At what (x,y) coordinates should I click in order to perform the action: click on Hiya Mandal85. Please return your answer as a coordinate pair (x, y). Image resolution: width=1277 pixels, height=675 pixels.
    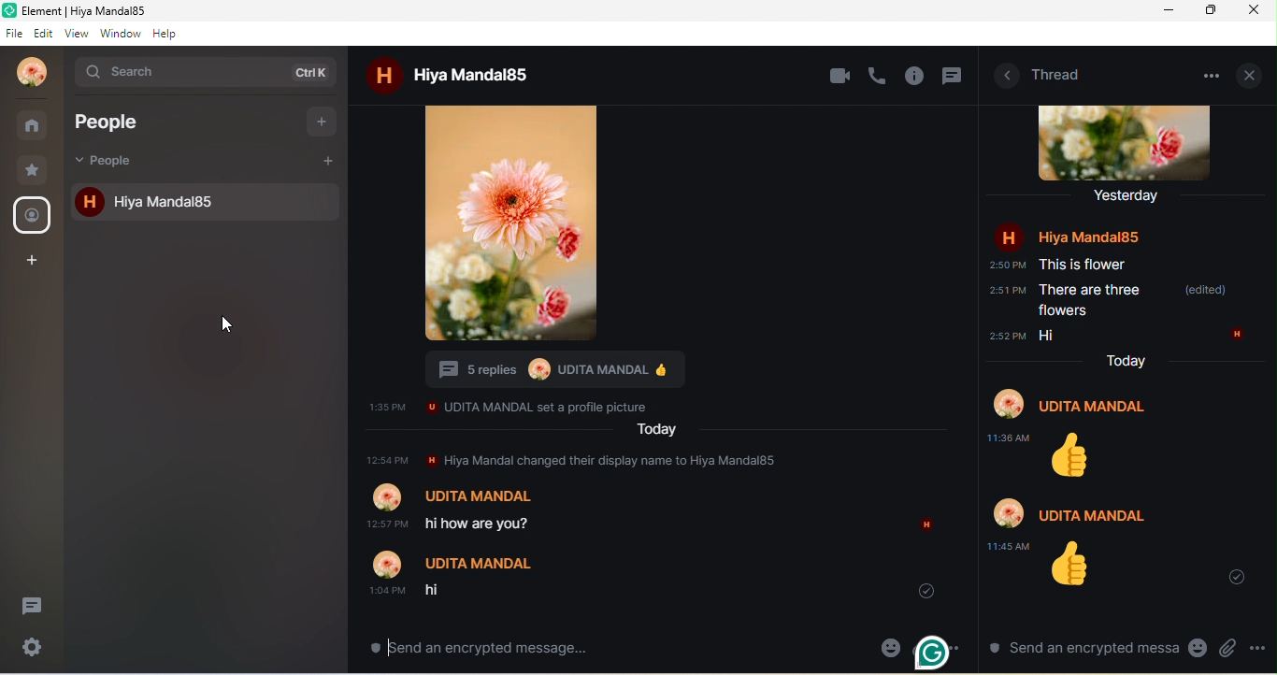
    Looking at the image, I should click on (1088, 237).